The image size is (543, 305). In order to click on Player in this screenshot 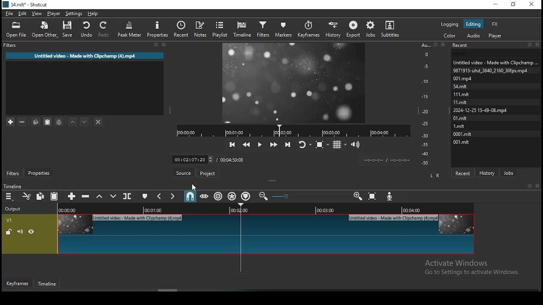, I will do `click(496, 35)`.